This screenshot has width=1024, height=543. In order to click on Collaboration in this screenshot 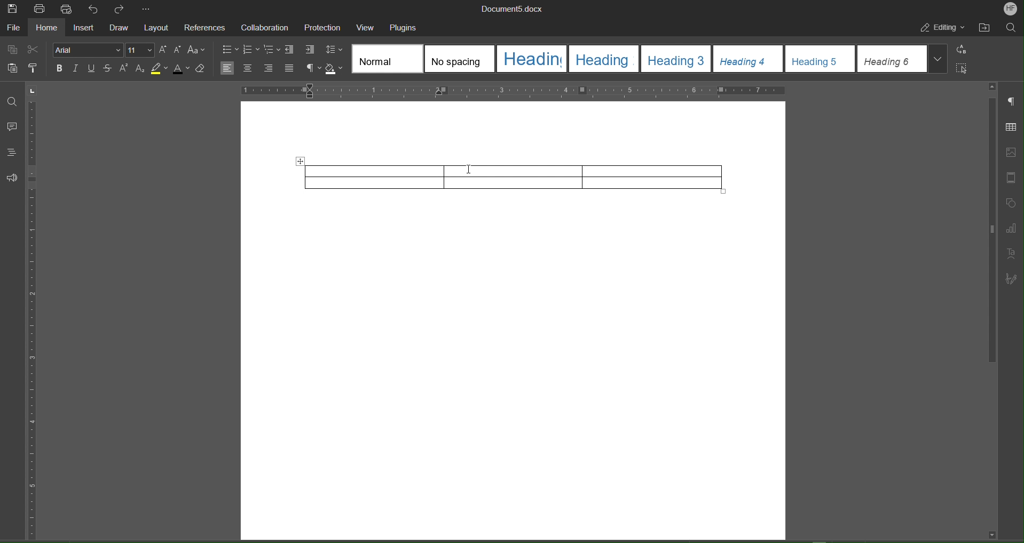, I will do `click(265, 28)`.